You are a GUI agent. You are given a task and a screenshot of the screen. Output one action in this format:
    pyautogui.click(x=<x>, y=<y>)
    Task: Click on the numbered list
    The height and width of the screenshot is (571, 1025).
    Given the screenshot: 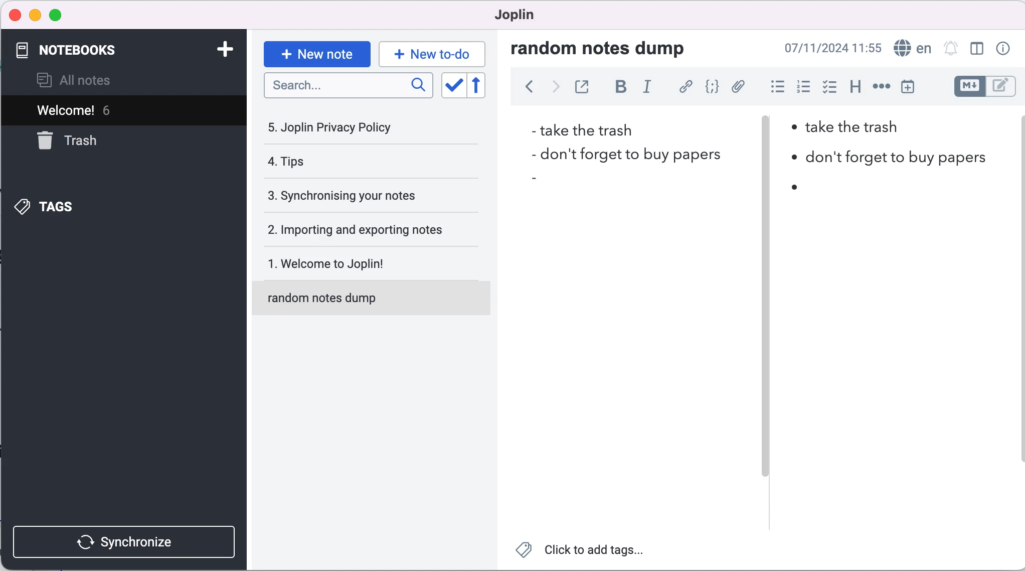 What is the action you would take?
    pyautogui.click(x=801, y=87)
    